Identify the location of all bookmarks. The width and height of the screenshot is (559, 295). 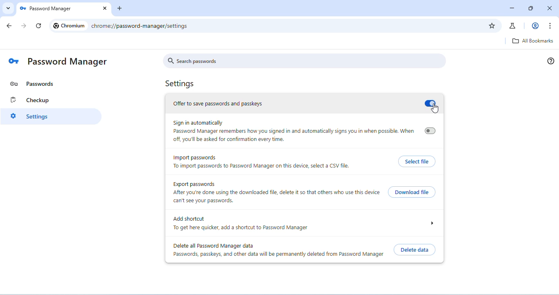
(534, 41).